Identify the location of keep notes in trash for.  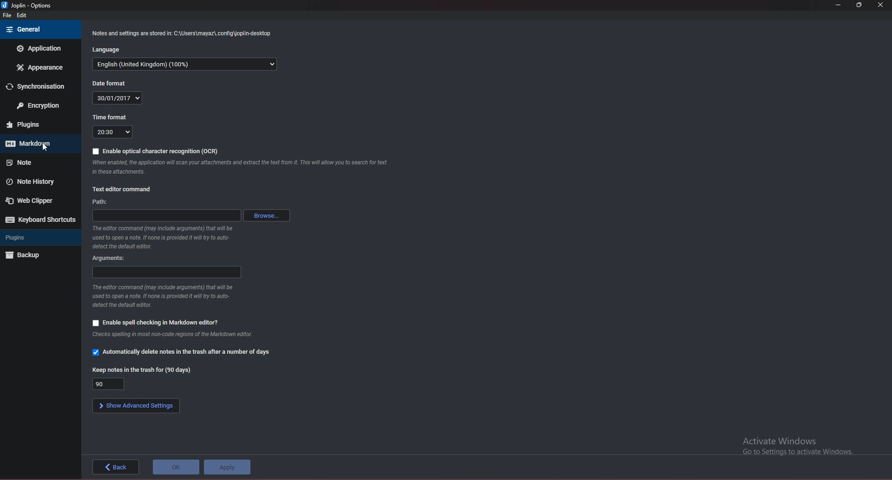
(108, 384).